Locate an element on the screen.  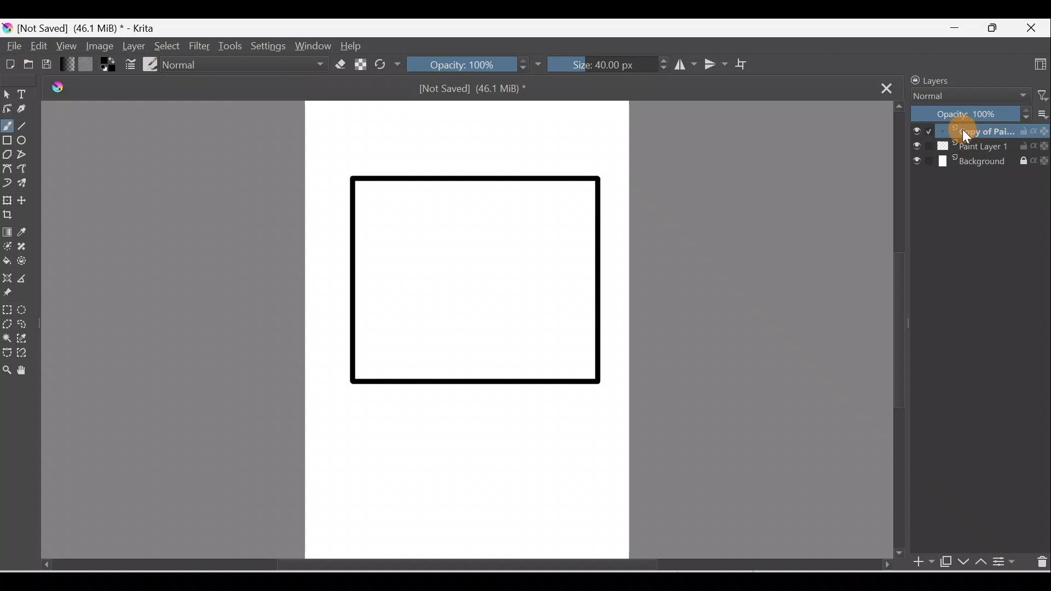
Magnetic curve selection tool is located at coordinates (22, 353).